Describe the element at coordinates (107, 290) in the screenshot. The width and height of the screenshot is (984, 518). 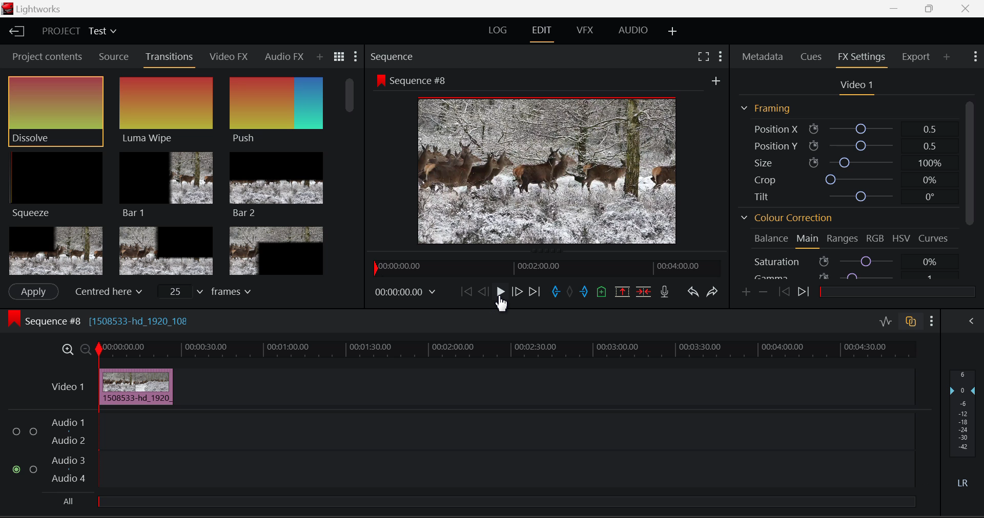
I see `Centered here` at that location.